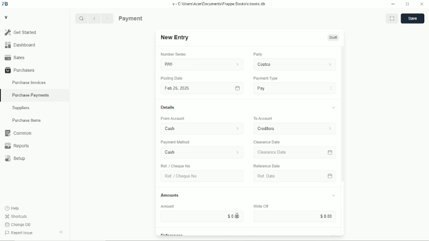 The height and width of the screenshot is (241, 429). What do you see at coordinates (16, 217) in the screenshot?
I see `Shortcuts` at bounding box center [16, 217].